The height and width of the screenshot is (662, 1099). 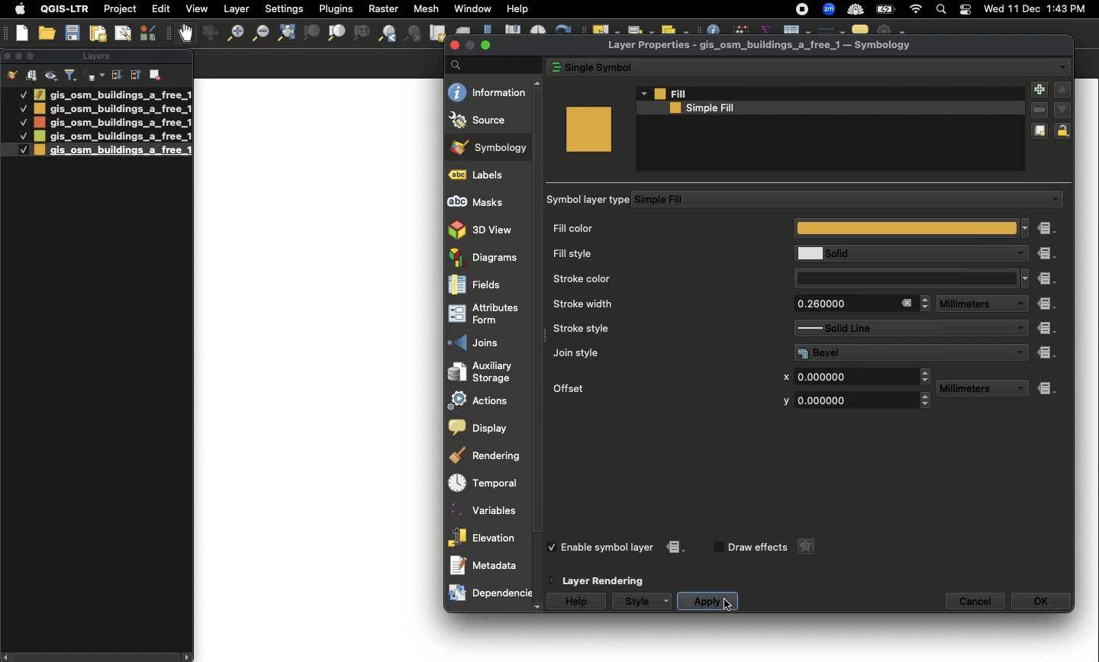 What do you see at coordinates (425, 8) in the screenshot?
I see `Mesh` at bounding box center [425, 8].